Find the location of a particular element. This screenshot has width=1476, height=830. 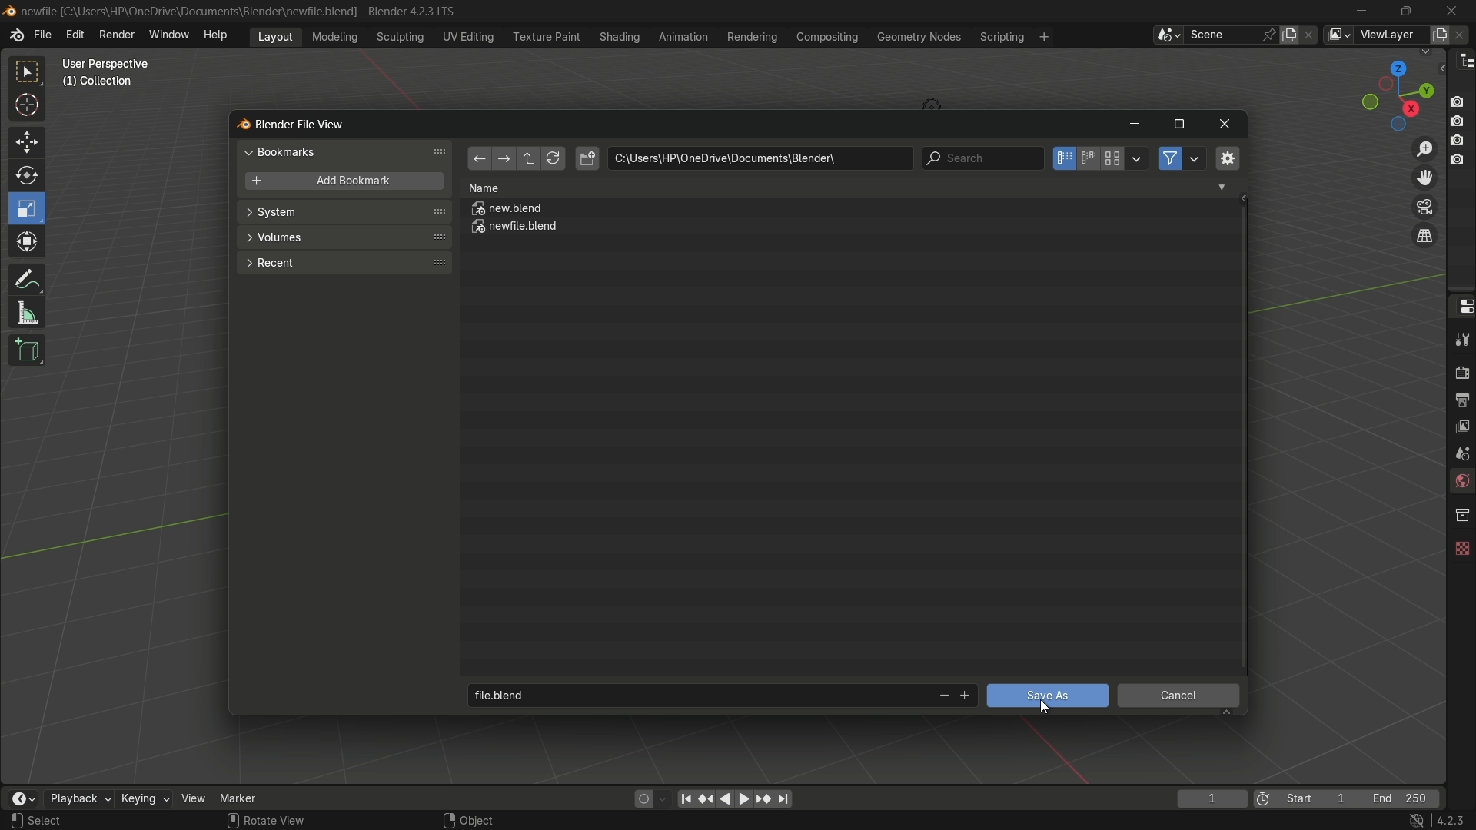

increment file number is located at coordinates (966, 696).